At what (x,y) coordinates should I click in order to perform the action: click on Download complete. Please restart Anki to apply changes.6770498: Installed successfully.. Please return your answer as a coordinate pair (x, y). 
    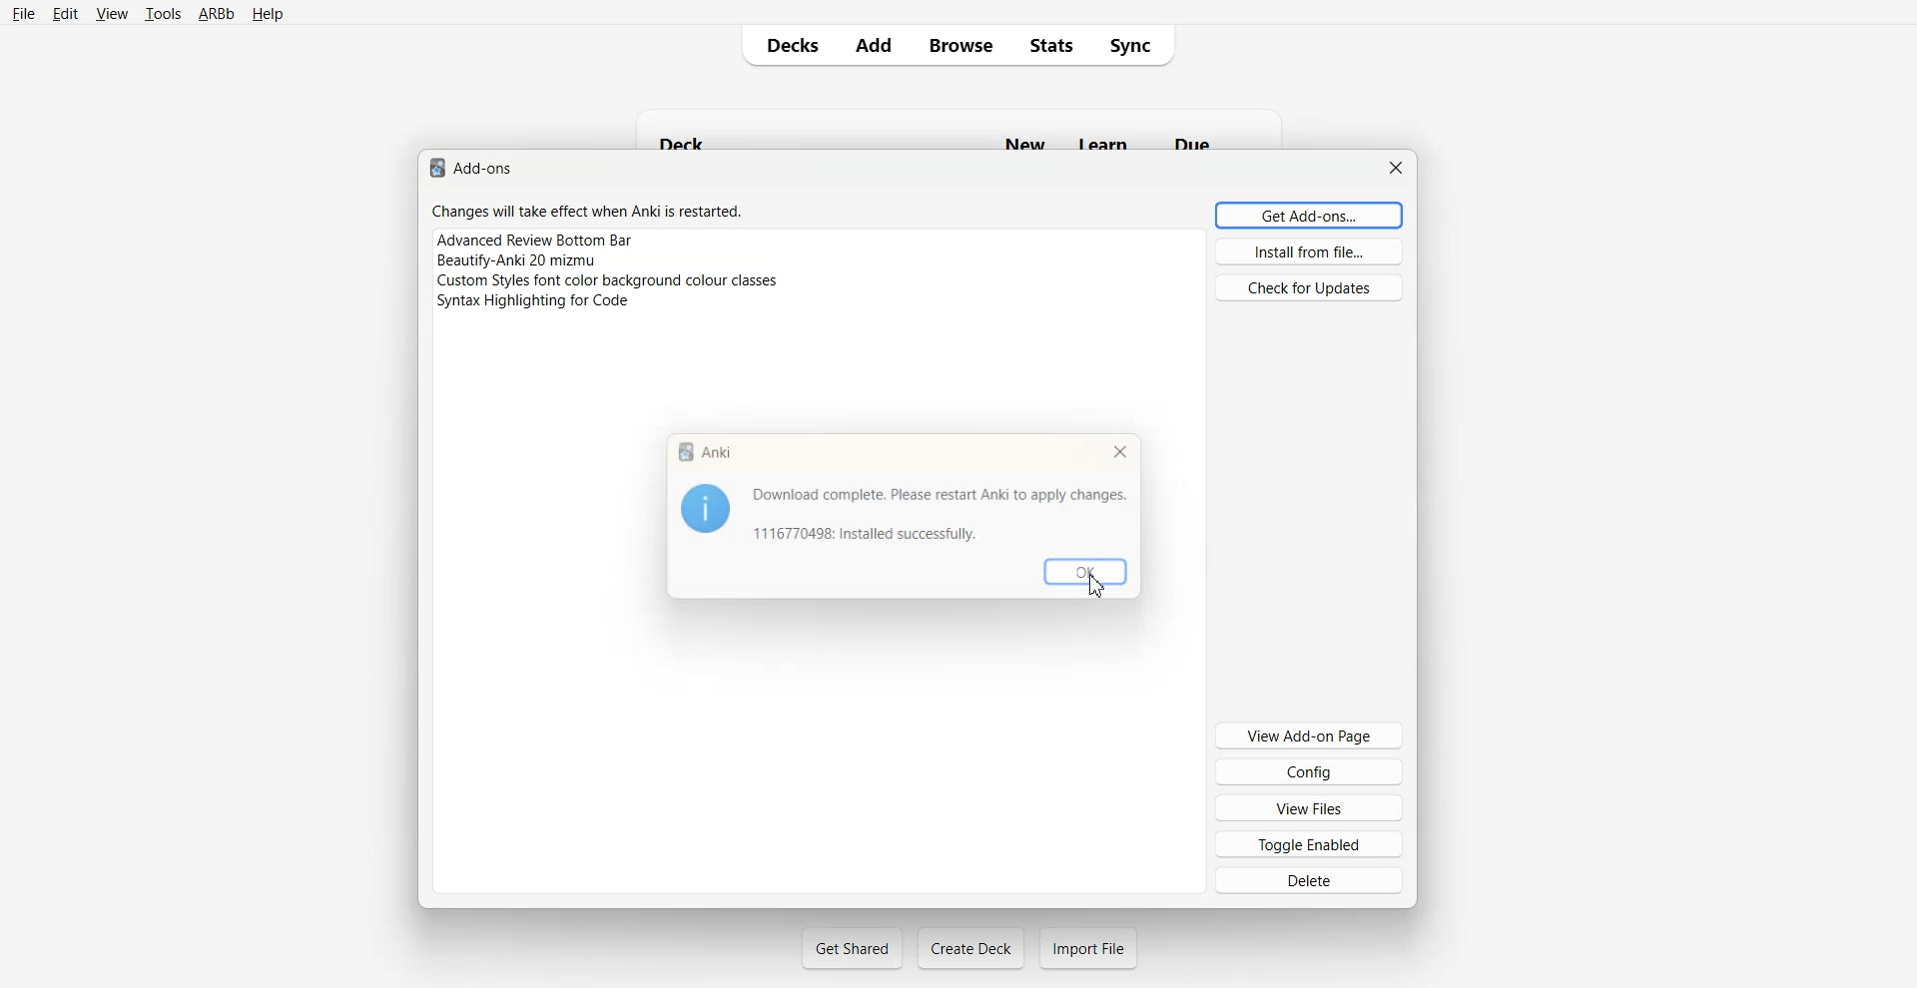
    Looking at the image, I should click on (940, 512).